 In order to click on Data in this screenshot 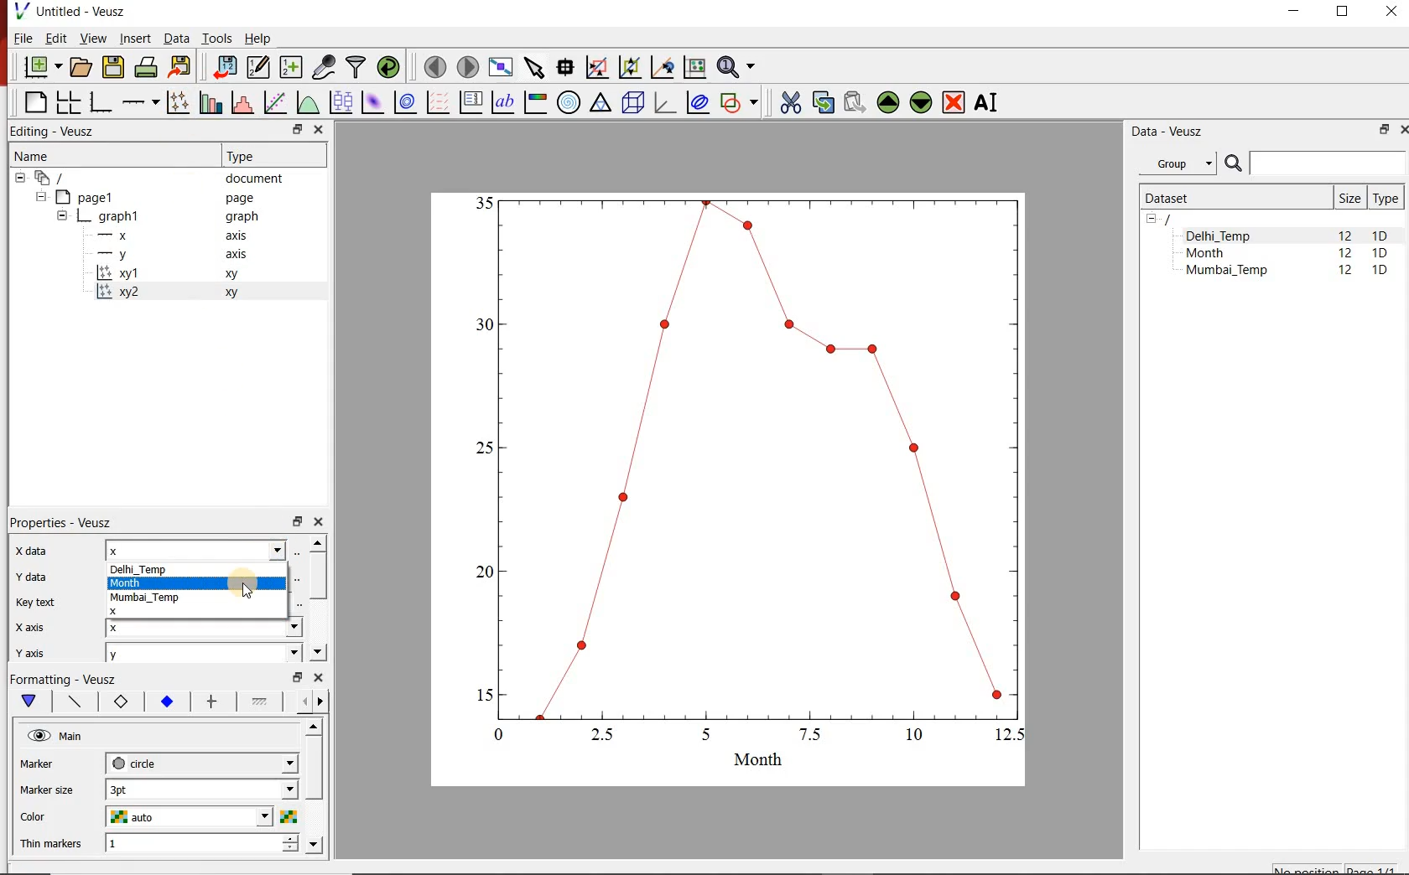, I will do `click(175, 38)`.